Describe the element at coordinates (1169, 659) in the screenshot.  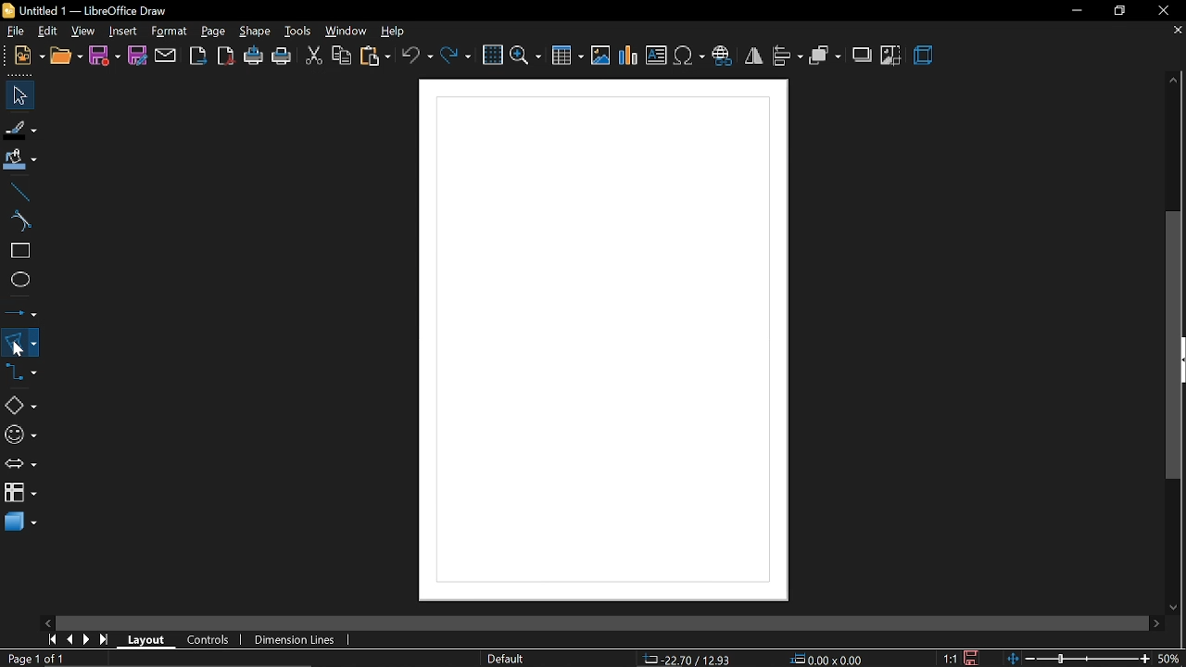
I see `current zoom` at that location.